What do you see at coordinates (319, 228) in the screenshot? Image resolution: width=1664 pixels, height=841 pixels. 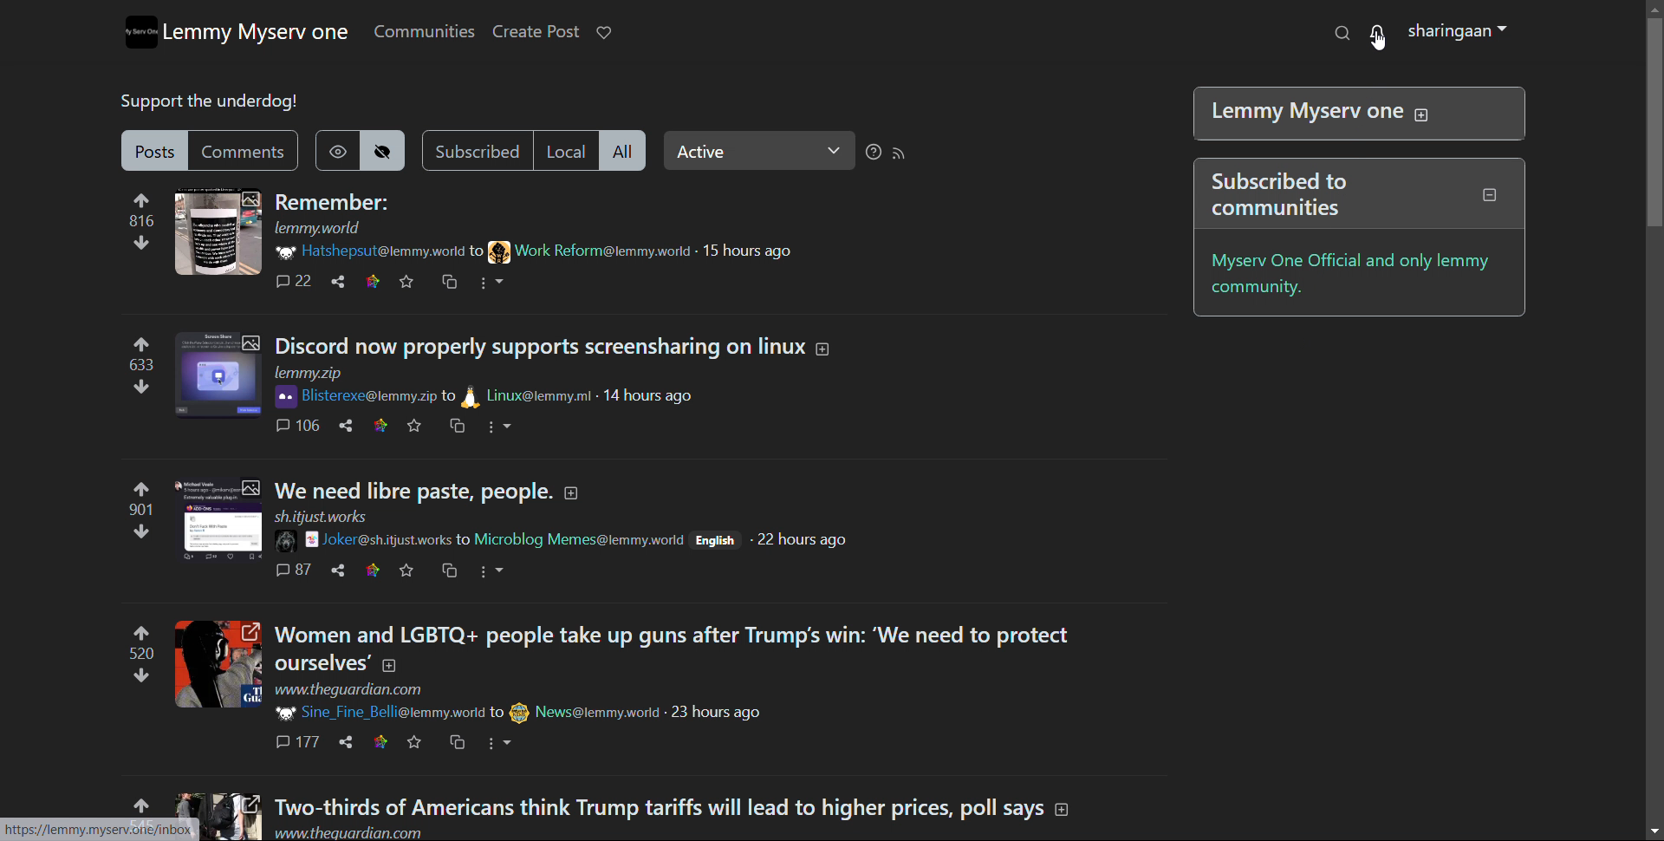 I see `url` at bounding box center [319, 228].